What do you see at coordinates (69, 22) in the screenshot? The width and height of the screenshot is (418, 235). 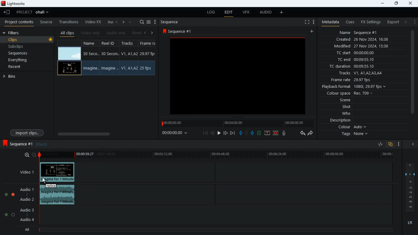 I see `transitions` at bounding box center [69, 22].